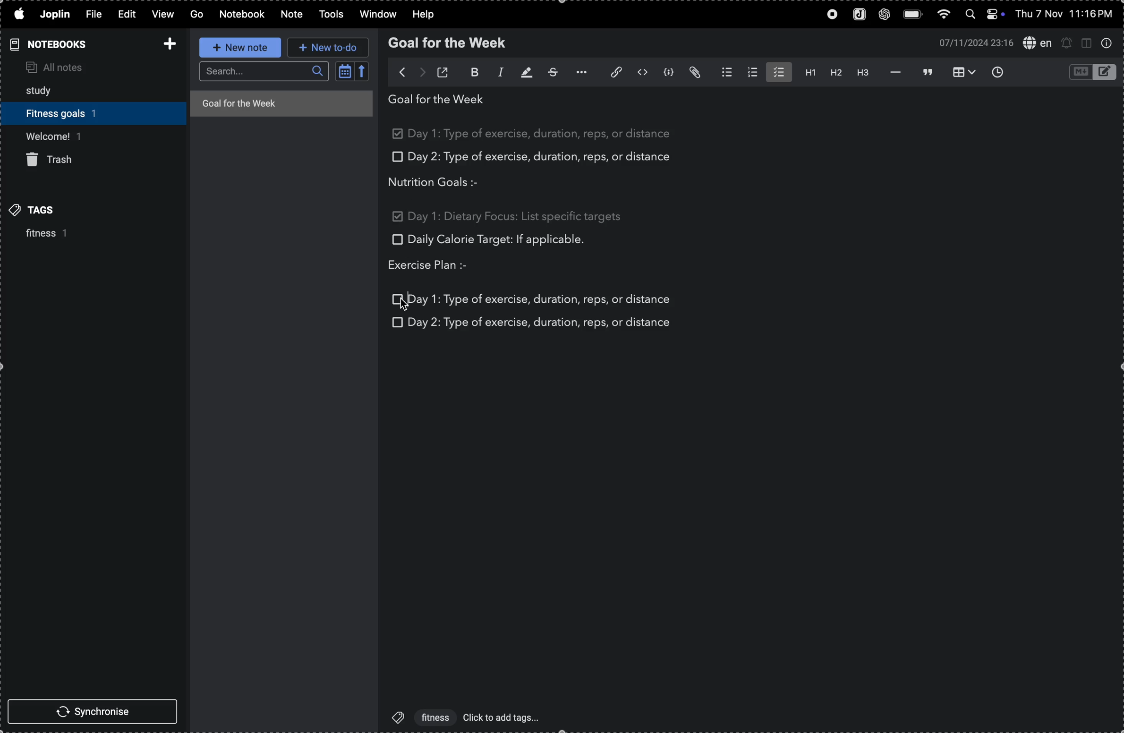 Image resolution: width=1124 pixels, height=733 pixels. I want to click on trash, so click(57, 161).